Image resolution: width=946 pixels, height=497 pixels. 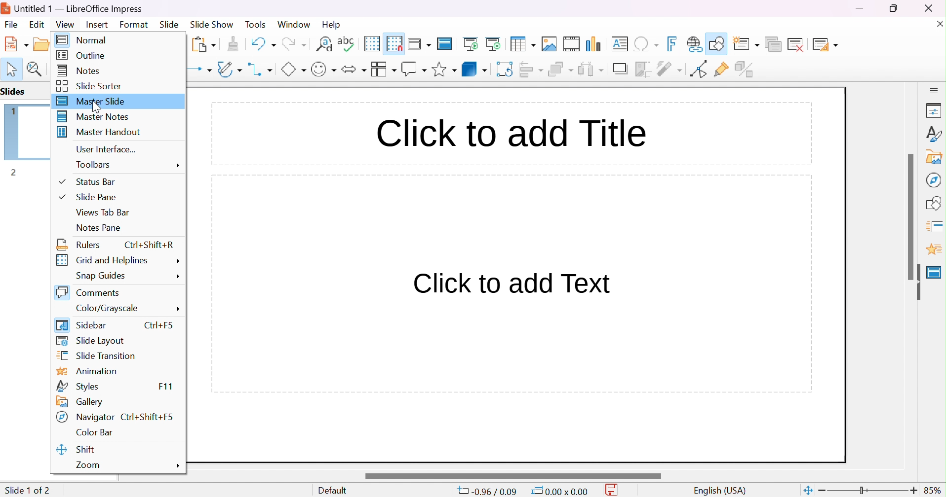 I want to click on slide pane, so click(x=87, y=196).